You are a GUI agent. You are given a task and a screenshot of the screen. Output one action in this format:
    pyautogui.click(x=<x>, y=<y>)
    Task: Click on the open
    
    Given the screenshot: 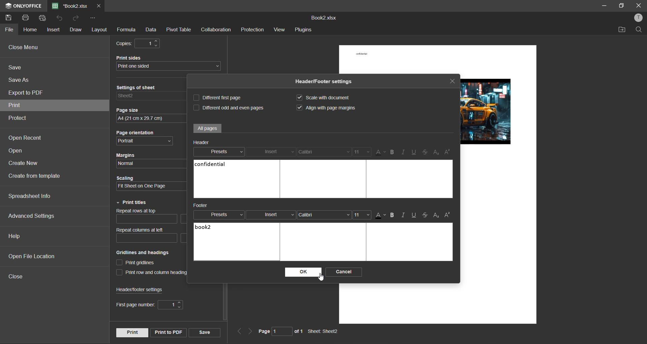 What is the action you would take?
    pyautogui.click(x=18, y=151)
    